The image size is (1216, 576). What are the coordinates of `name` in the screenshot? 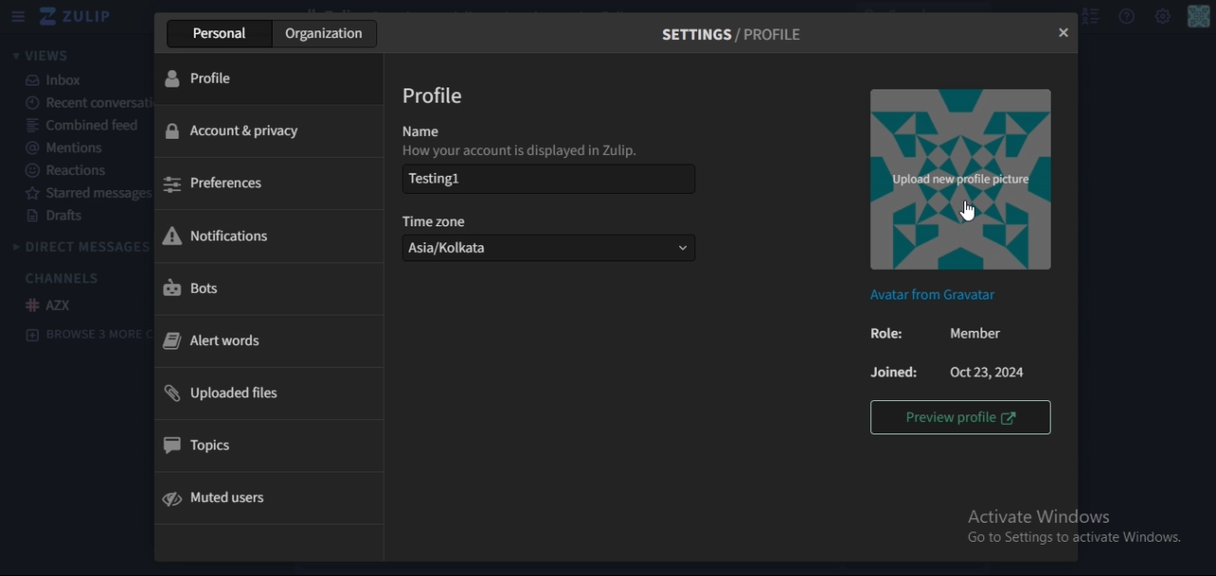 It's located at (427, 131).